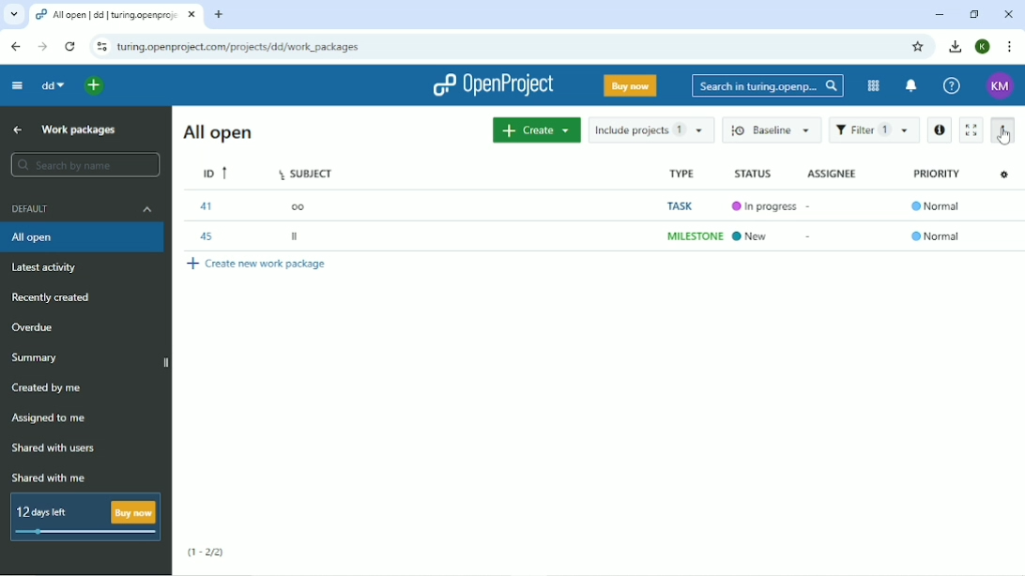 The image size is (1025, 576). What do you see at coordinates (50, 267) in the screenshot?
I see `Latest activity` at bounding box center [50, 267].